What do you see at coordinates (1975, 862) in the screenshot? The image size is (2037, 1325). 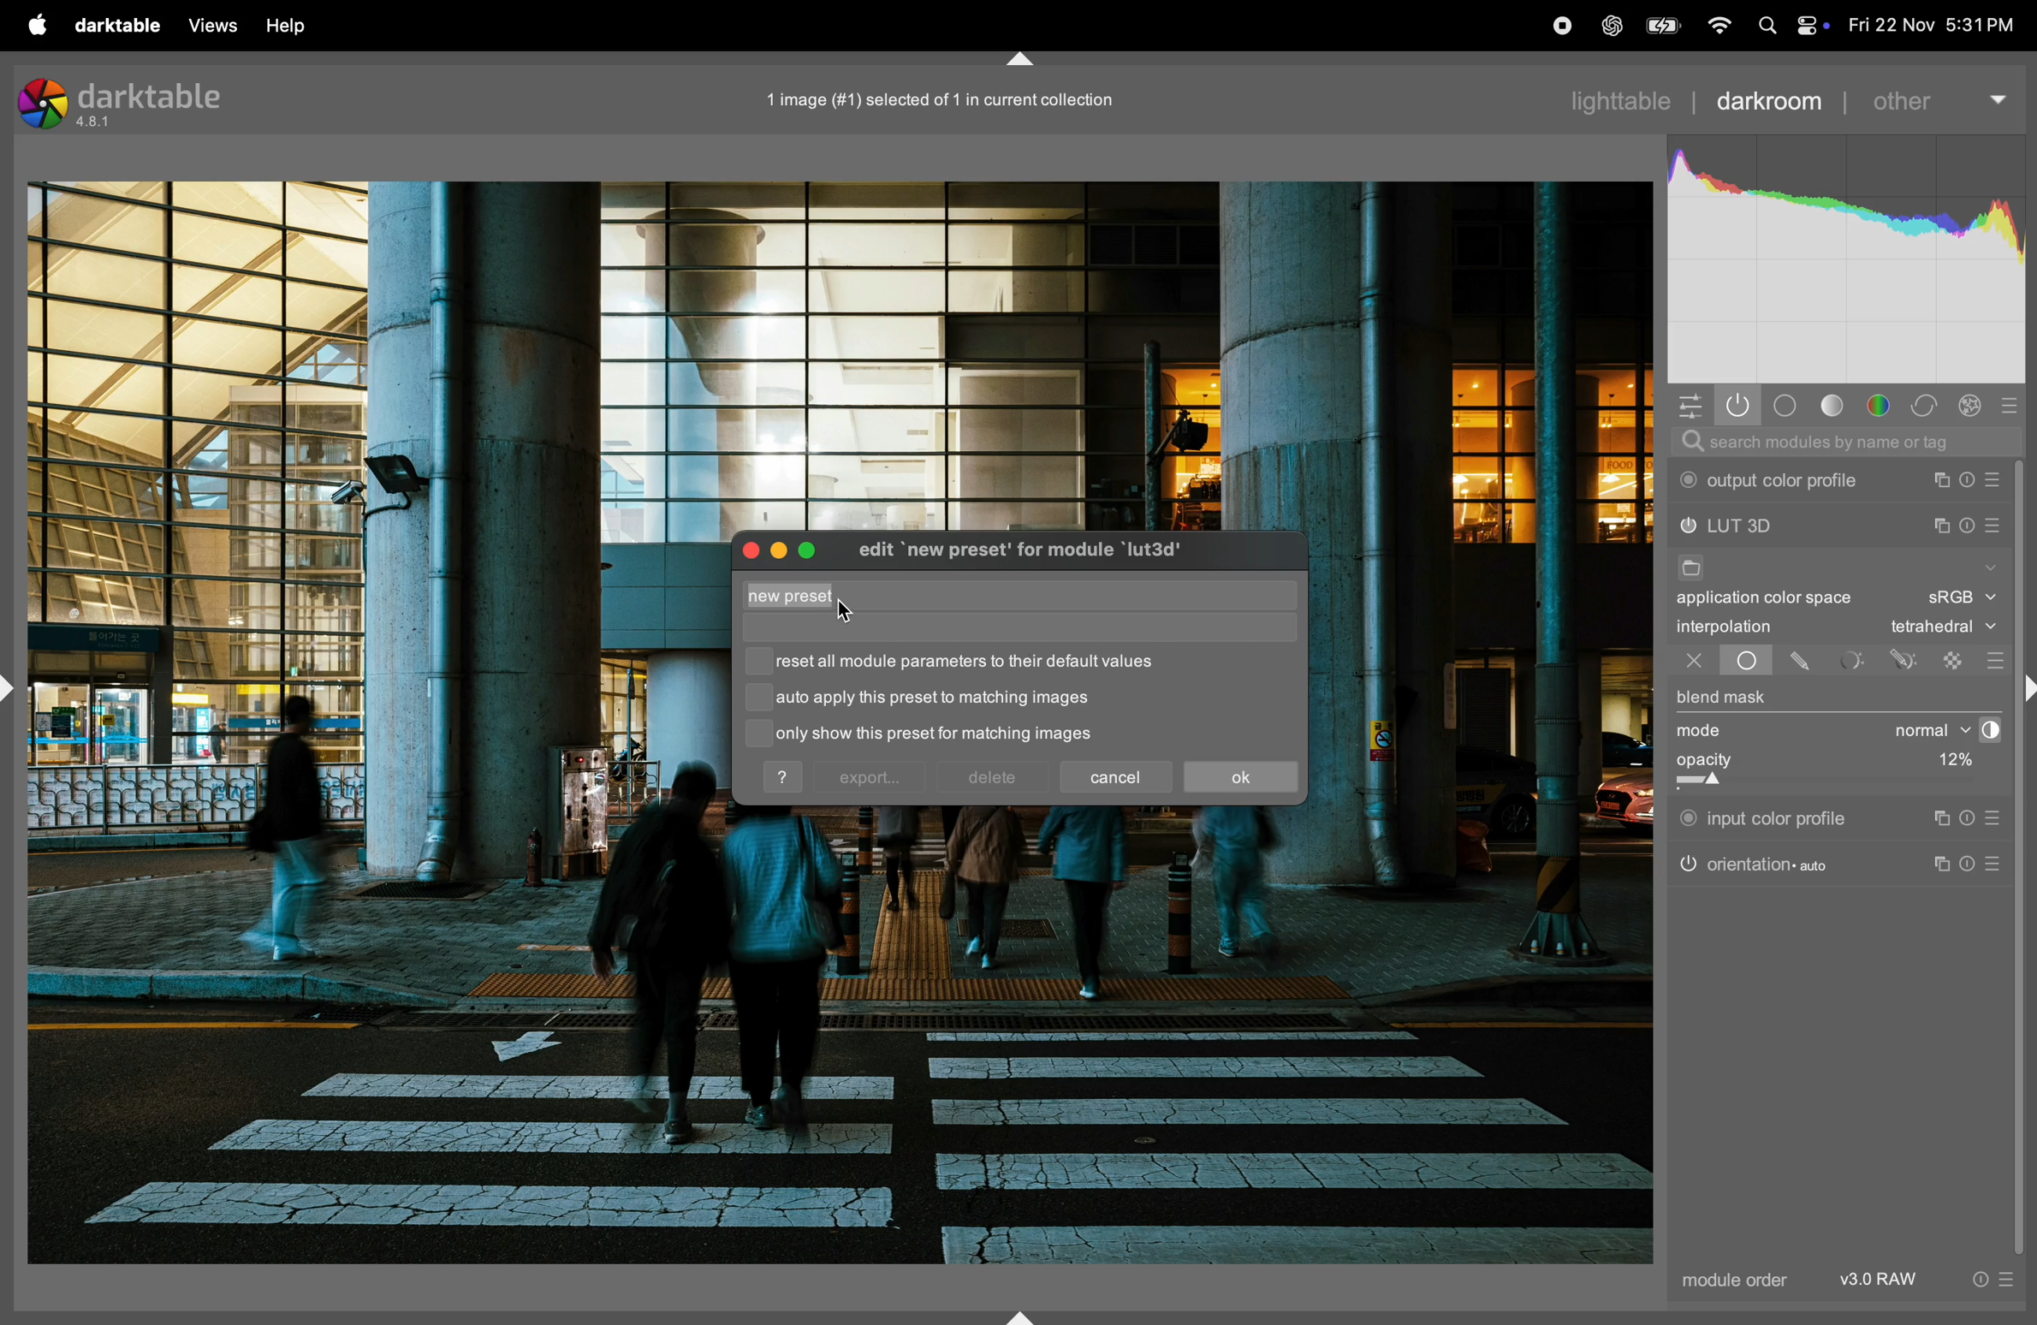 I see `reset parameters` at bounding box center [1975, 862].